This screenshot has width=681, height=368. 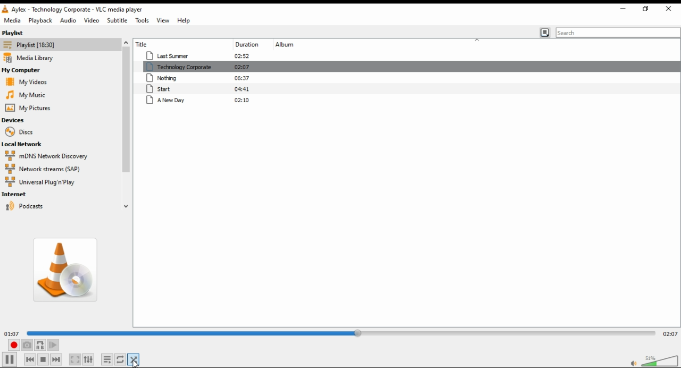 I want to click on select between loop all, loop one, and no loop, so click(x=120, y=359).